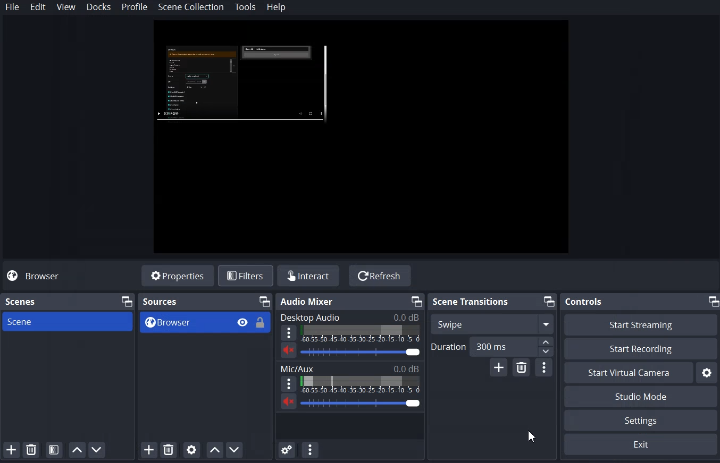 Image resolution: width=720 pixels, height=463 pixels. Describe the element at coordinates (160, 302) in the screenshot. I see `Source` at that location.